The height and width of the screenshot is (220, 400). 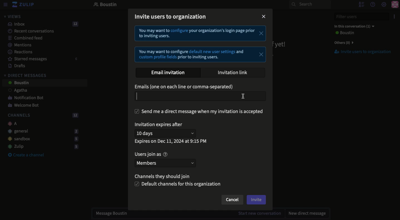 I want to click on User 2, so click(x=18, y=83).